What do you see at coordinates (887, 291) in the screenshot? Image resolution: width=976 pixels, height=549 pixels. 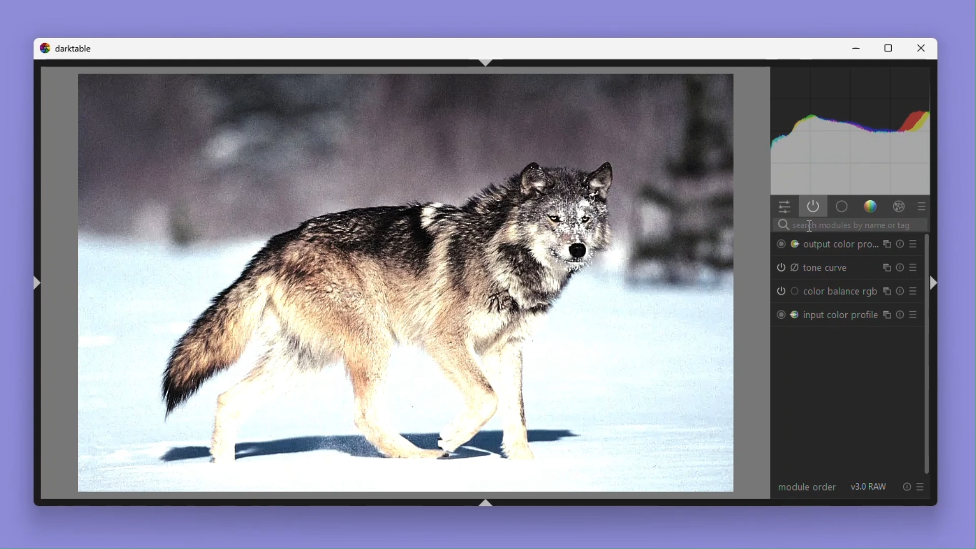 I see `copy` at bounding box center [887, 291].